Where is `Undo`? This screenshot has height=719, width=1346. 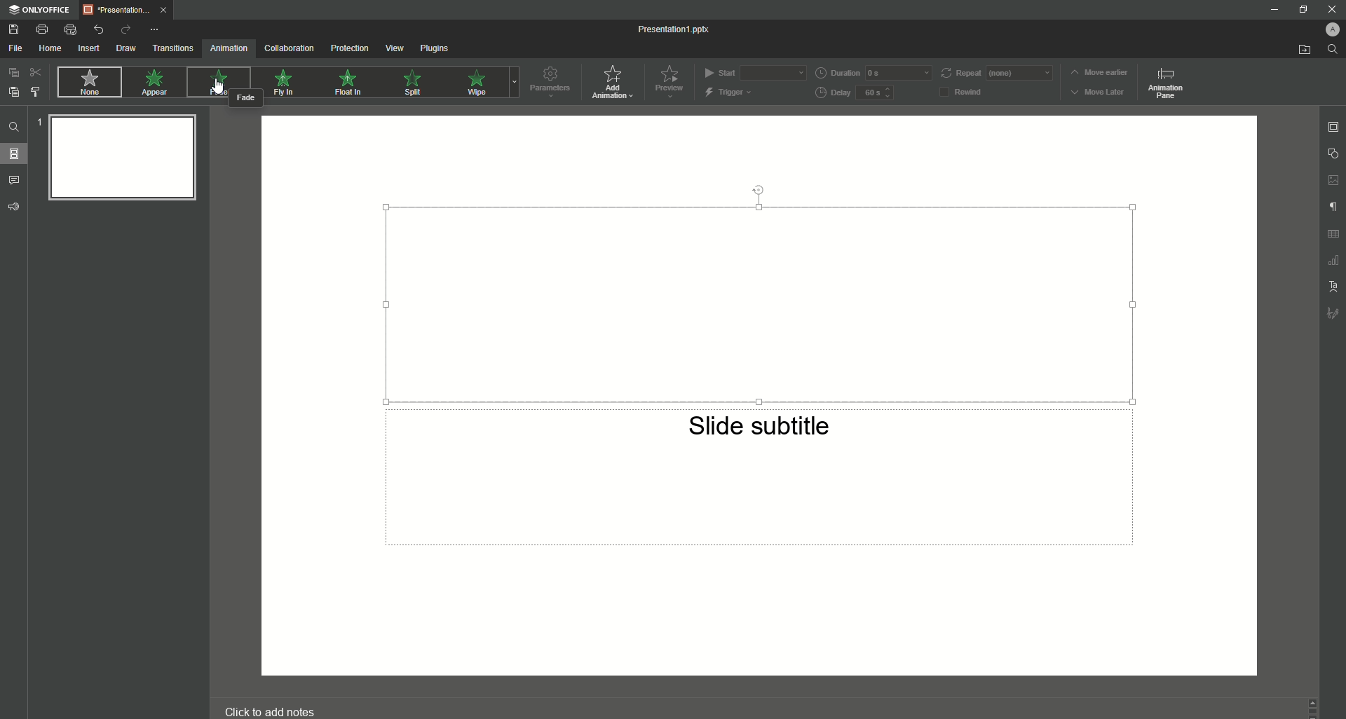
Undo is located at coordinates (95, 29).